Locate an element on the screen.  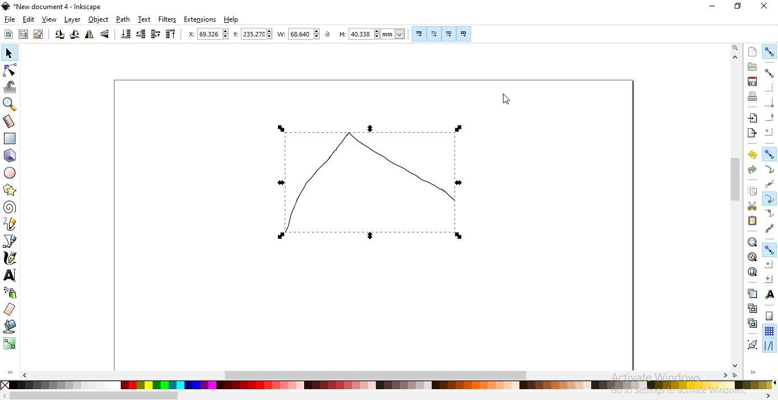
tweak objects by sculpting or painting  is located at coordinates (10, 87).